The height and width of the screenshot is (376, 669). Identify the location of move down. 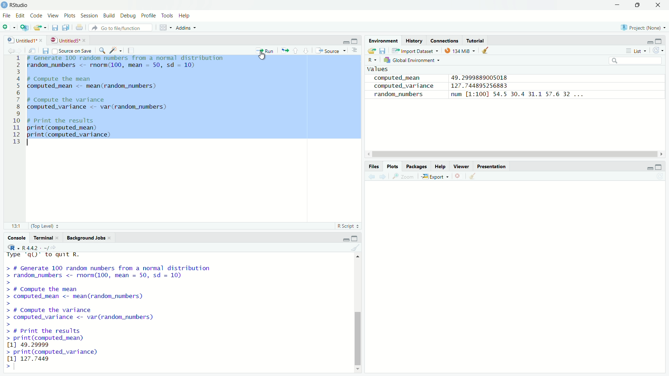
(357, 367).